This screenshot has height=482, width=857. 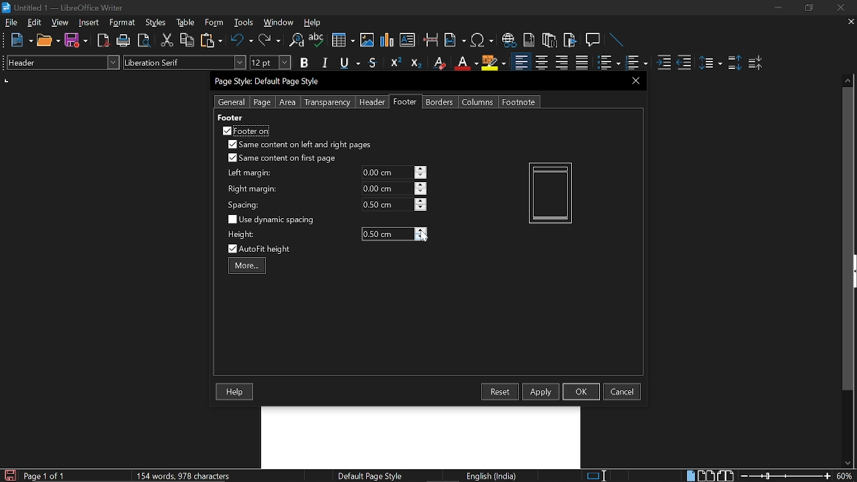 I want to click on Use dynamic spacing, so click(x=273, y=220).